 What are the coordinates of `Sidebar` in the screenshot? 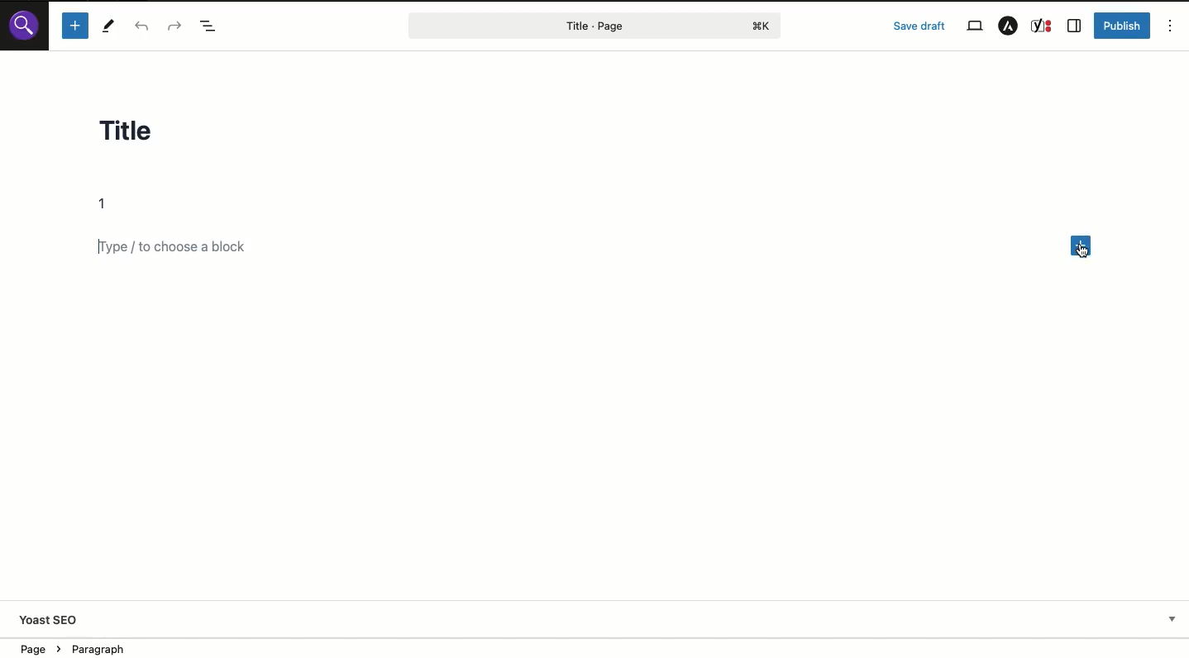 It's located at (1074, 26).